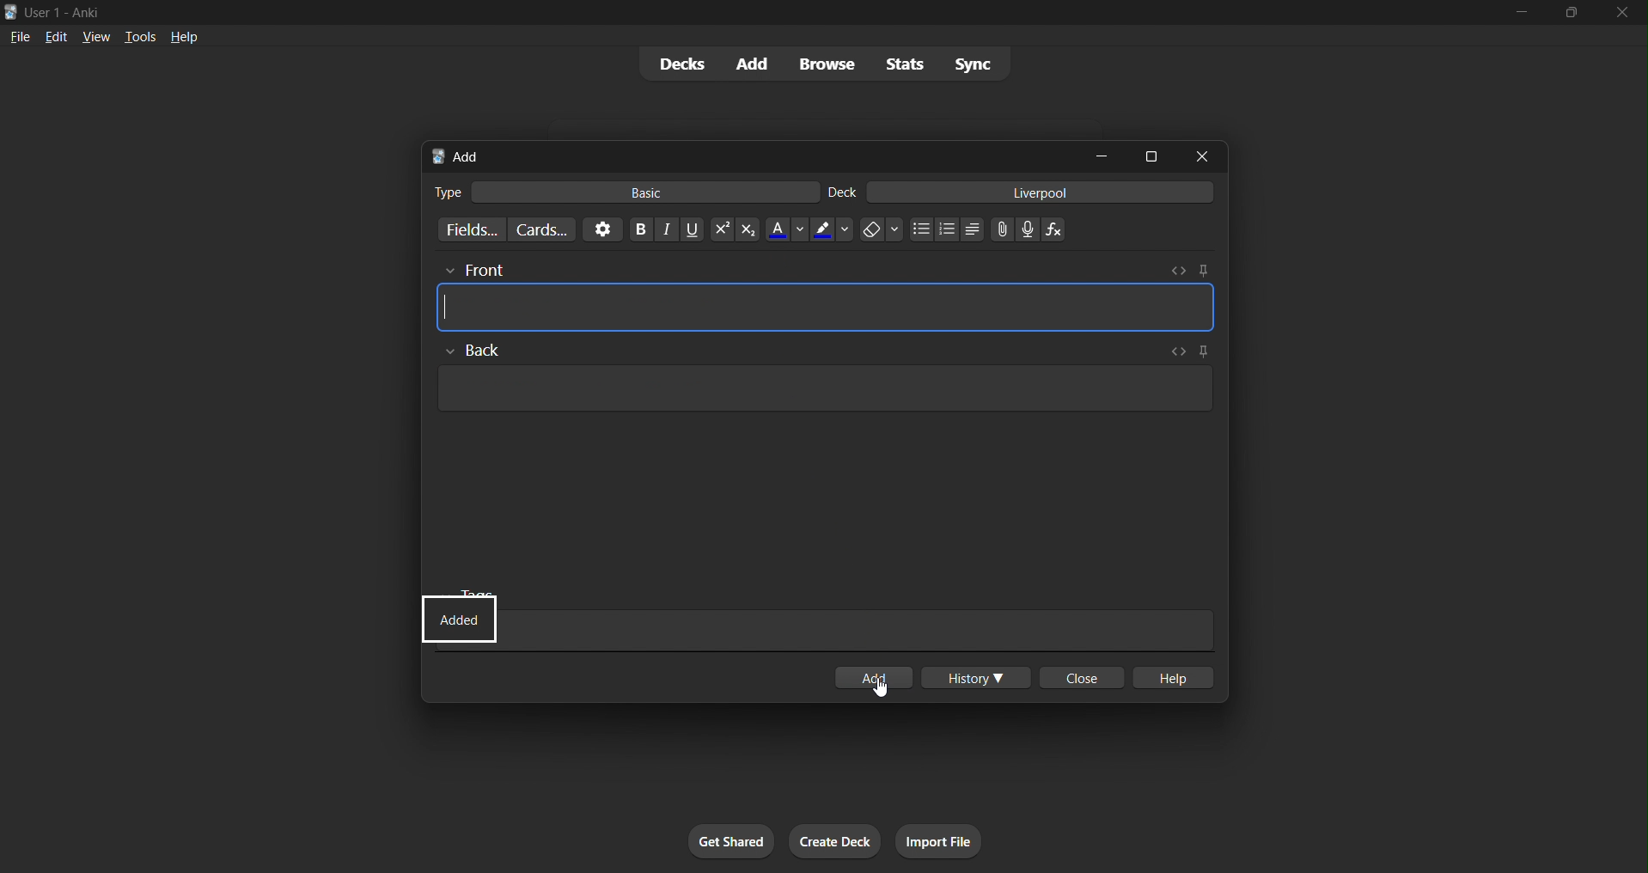 The height and width of the screenshot is (873, 1648). What do you see at coordinates (998, 229) in the screenshot?
I see `insert photos` at bounding box center [998, 229].